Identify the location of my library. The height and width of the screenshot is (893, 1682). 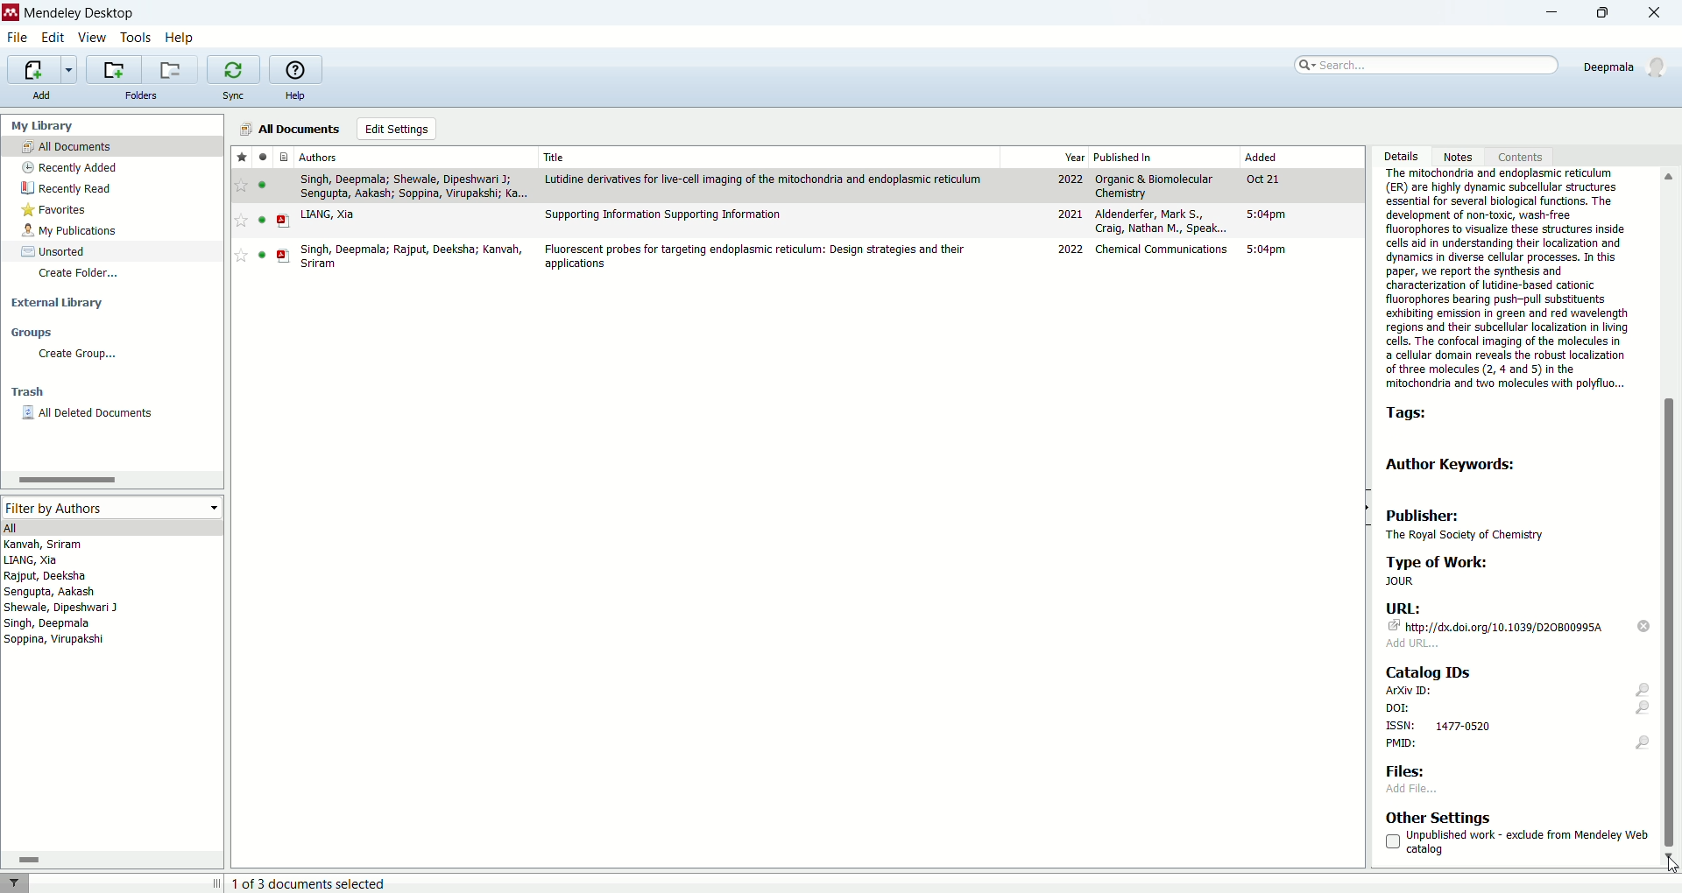
(40, 126).